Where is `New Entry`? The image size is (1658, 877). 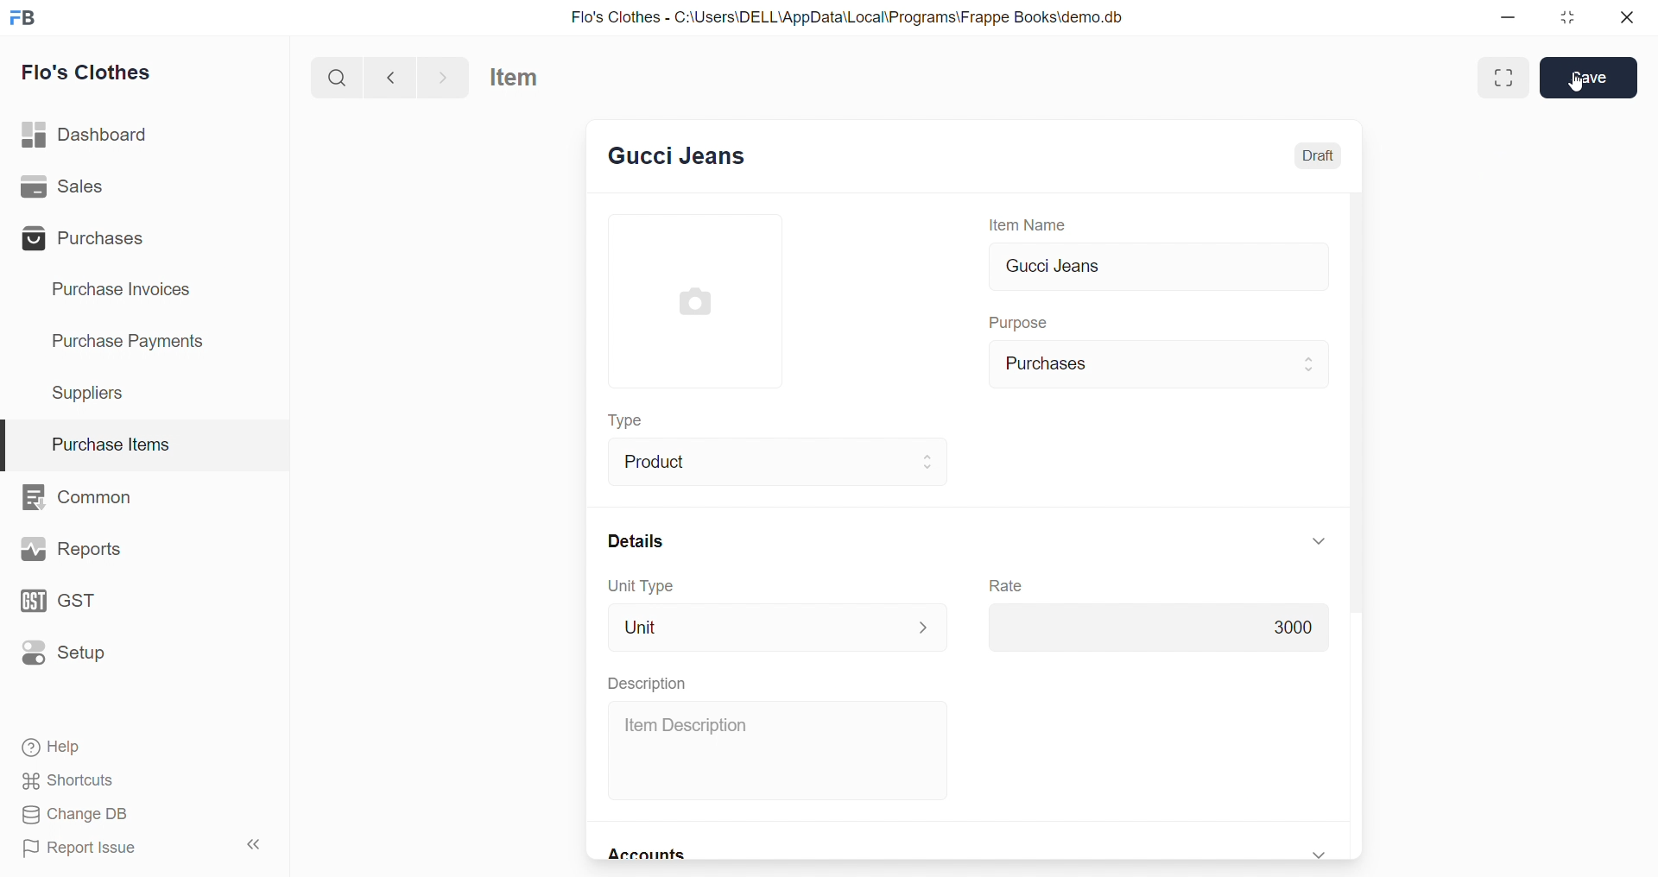
New Entry is located at coordinates (677, 158).